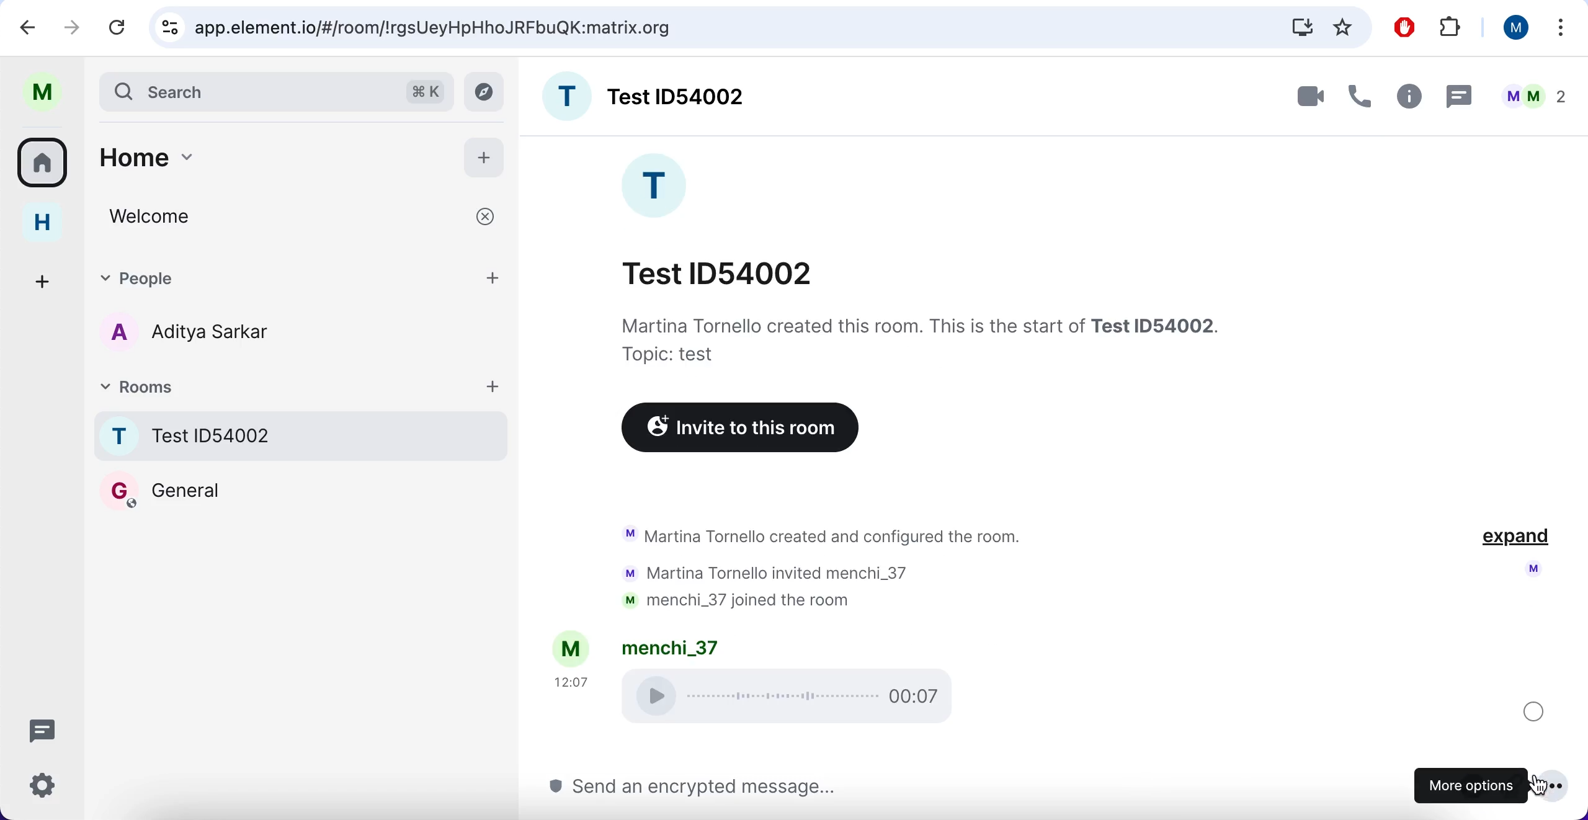 This screenshot has height=820, width=1588. What do you see at coordinates (1308, 98) in the screenshot?
I see `videocall` at bounding box center [1308, 98].